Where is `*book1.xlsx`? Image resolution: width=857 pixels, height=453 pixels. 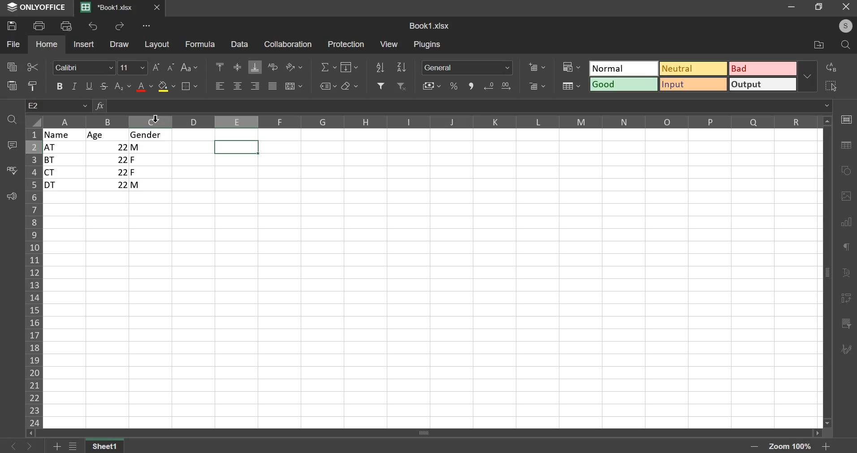
*book1.xlsx is located at coordinates (108, 7).